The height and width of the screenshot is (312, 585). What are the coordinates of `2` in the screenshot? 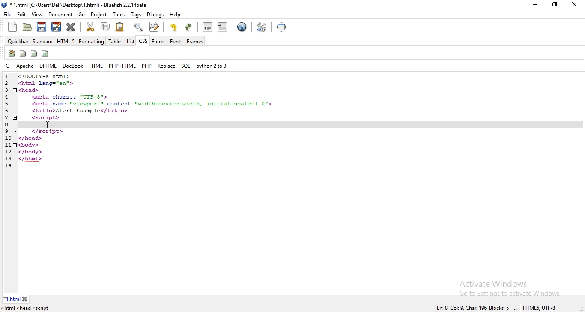 It's located at (9, 83).